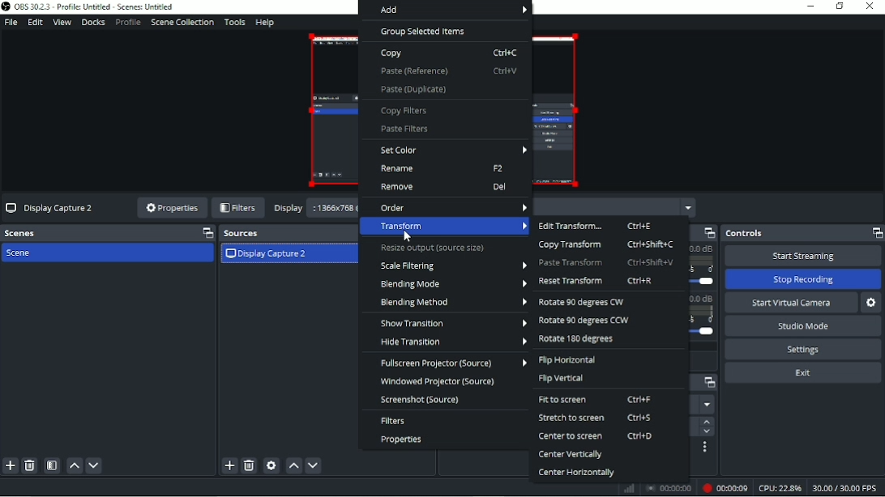 The width and height of the screenshot is (885, 497). Describe the element at coordinates (669, 487) in the screenshot. I see `Stop recording` at that location.